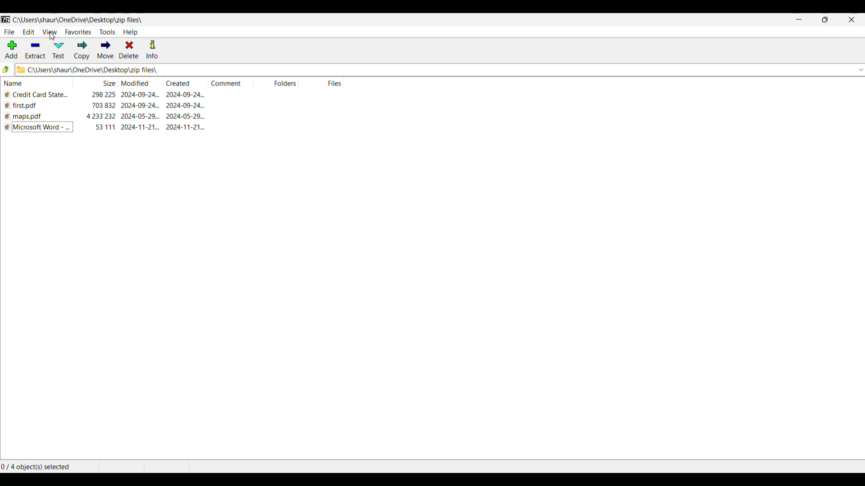 The height and width of the screenshot is (486, 865). What do you see at coordinates (142, 106) in the screenshot?
I see `modification date` at bounding box center [142, 106].